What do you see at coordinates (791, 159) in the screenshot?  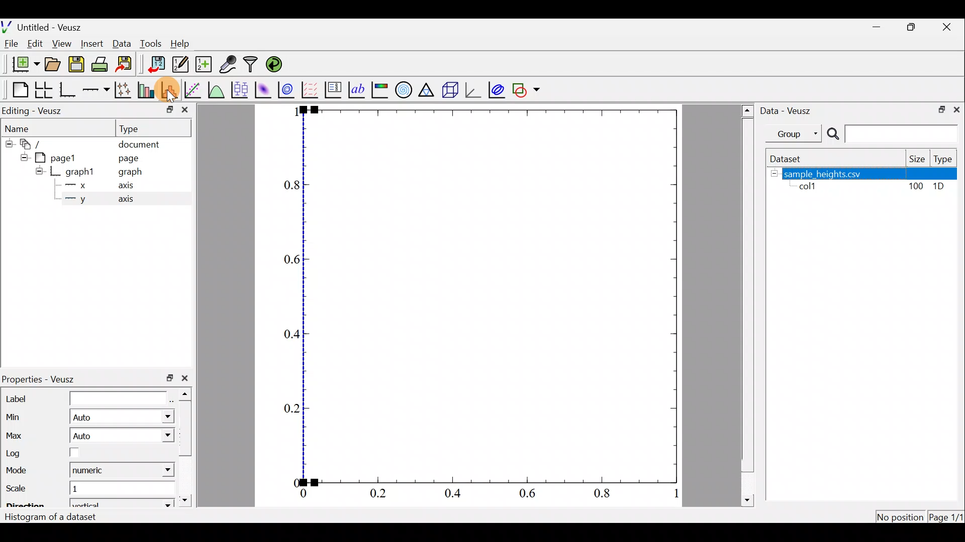 I see `Dataset` at bounding box center [791, 159].